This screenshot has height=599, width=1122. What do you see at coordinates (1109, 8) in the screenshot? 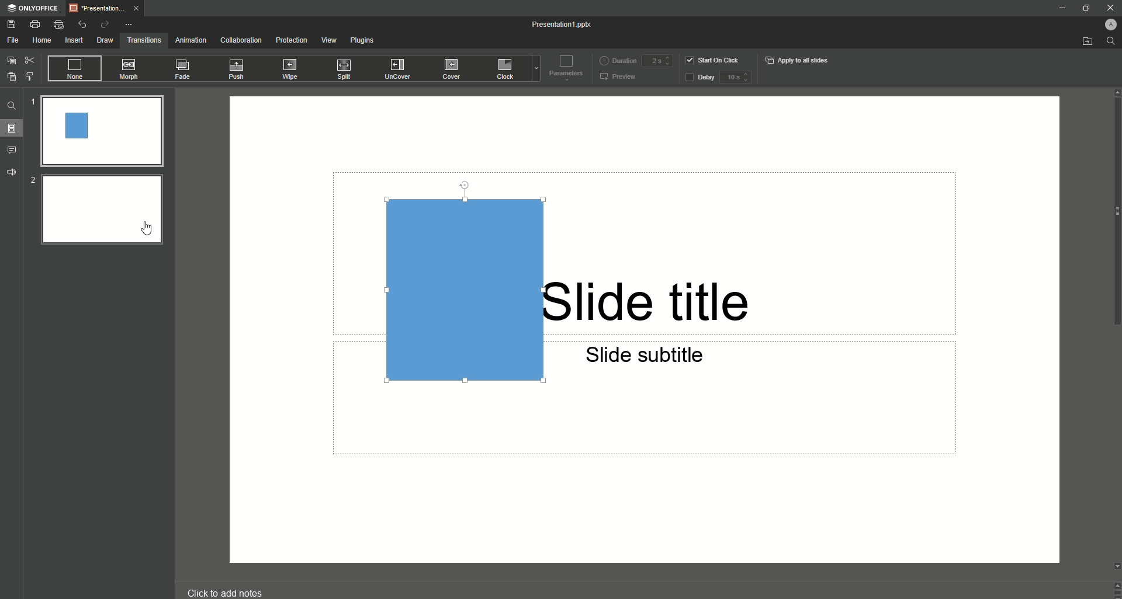
I see `Close` at bounding box center [1109, 8].